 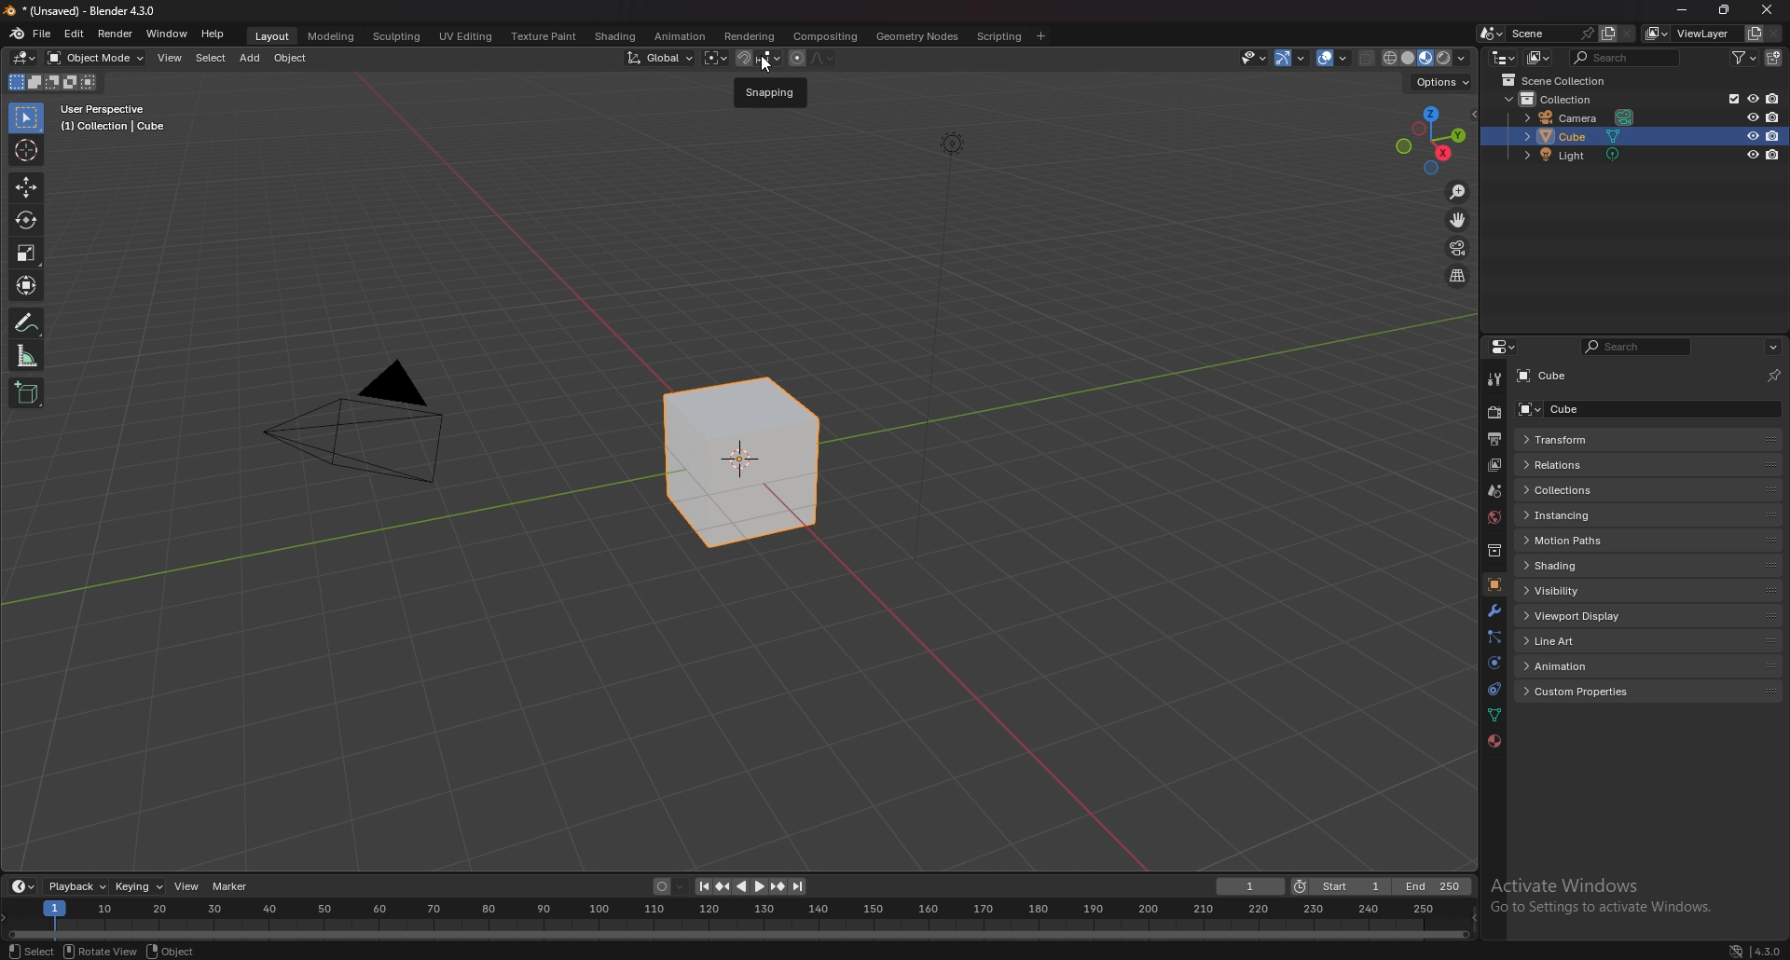 What do you see at coordinates (1771, 950) in the screenshot?
I see `version` at bounding box center [1771, 950].